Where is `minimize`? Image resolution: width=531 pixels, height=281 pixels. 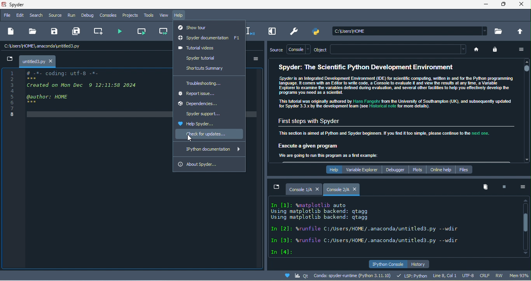
minimize is located at coordinates (277, 187).